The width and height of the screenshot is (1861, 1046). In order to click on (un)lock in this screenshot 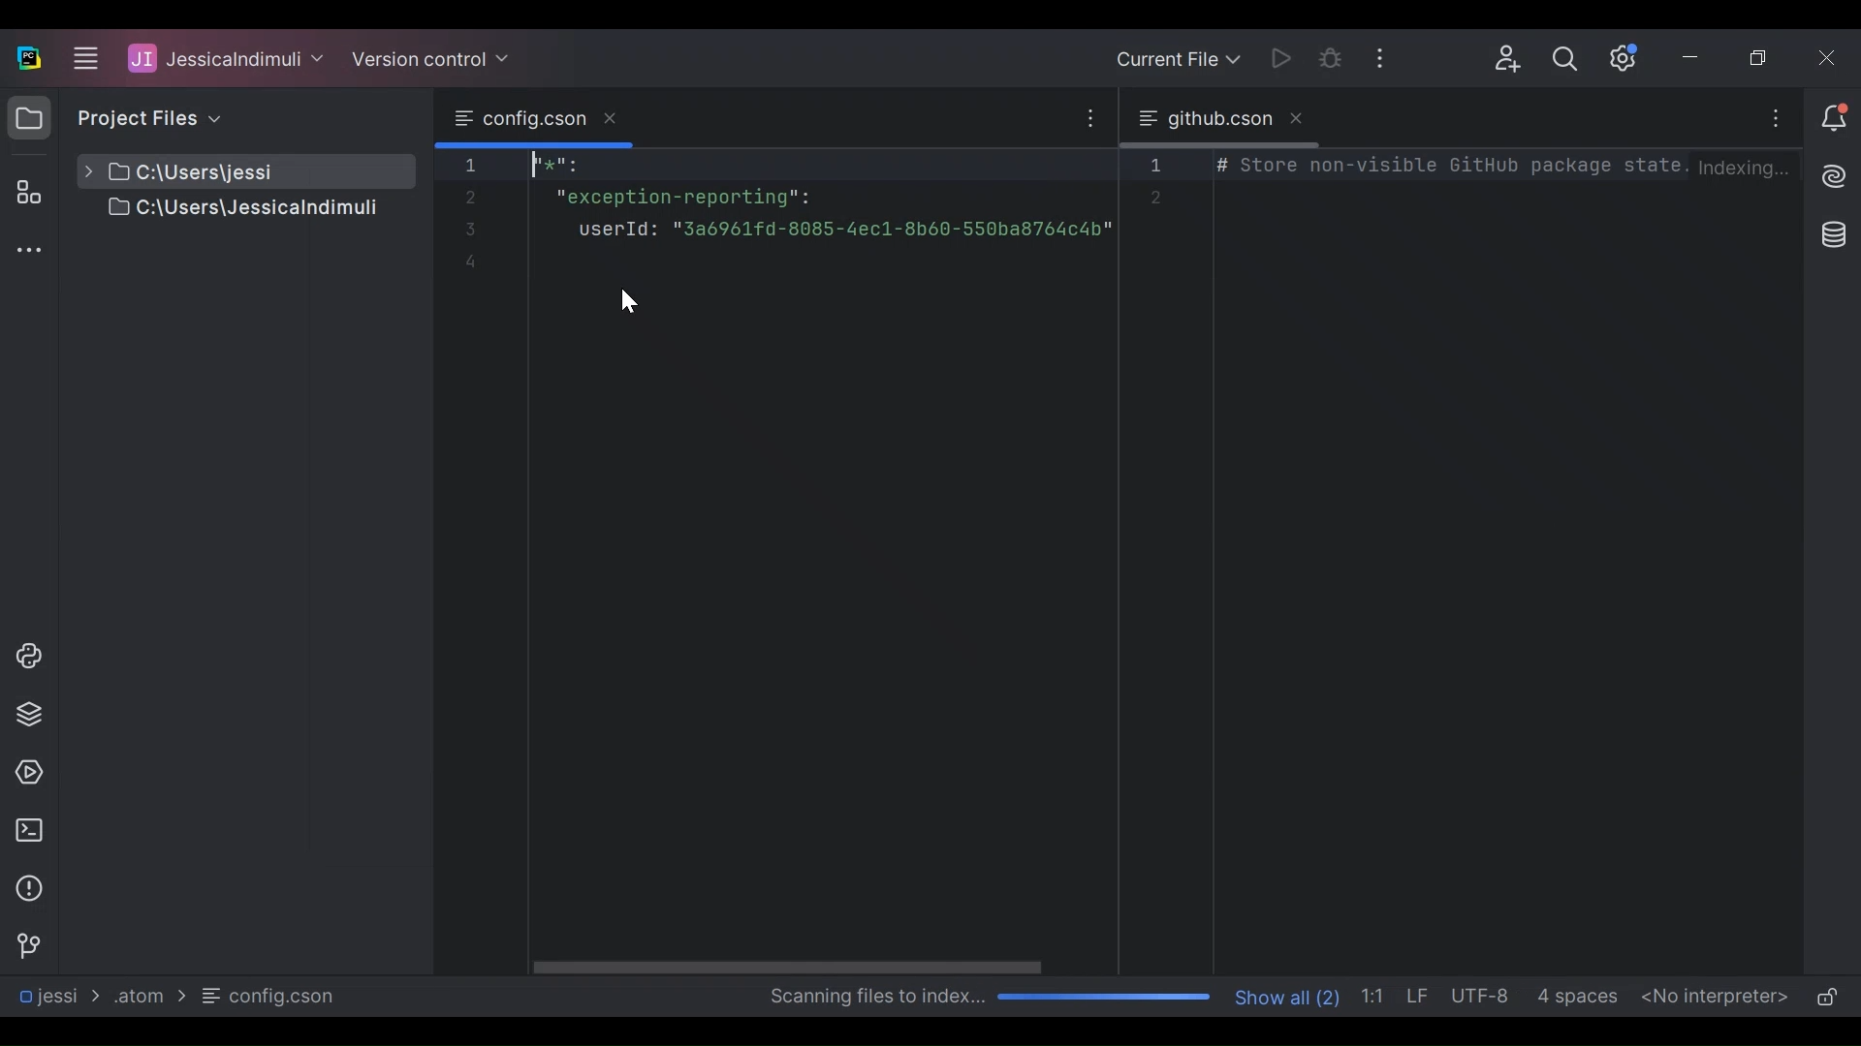, I will do `click(1827, 999)`.